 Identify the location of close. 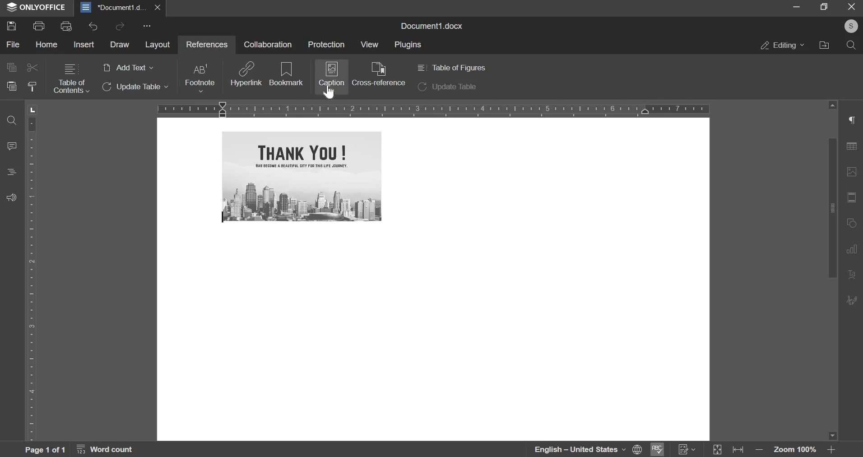
(160, 7).